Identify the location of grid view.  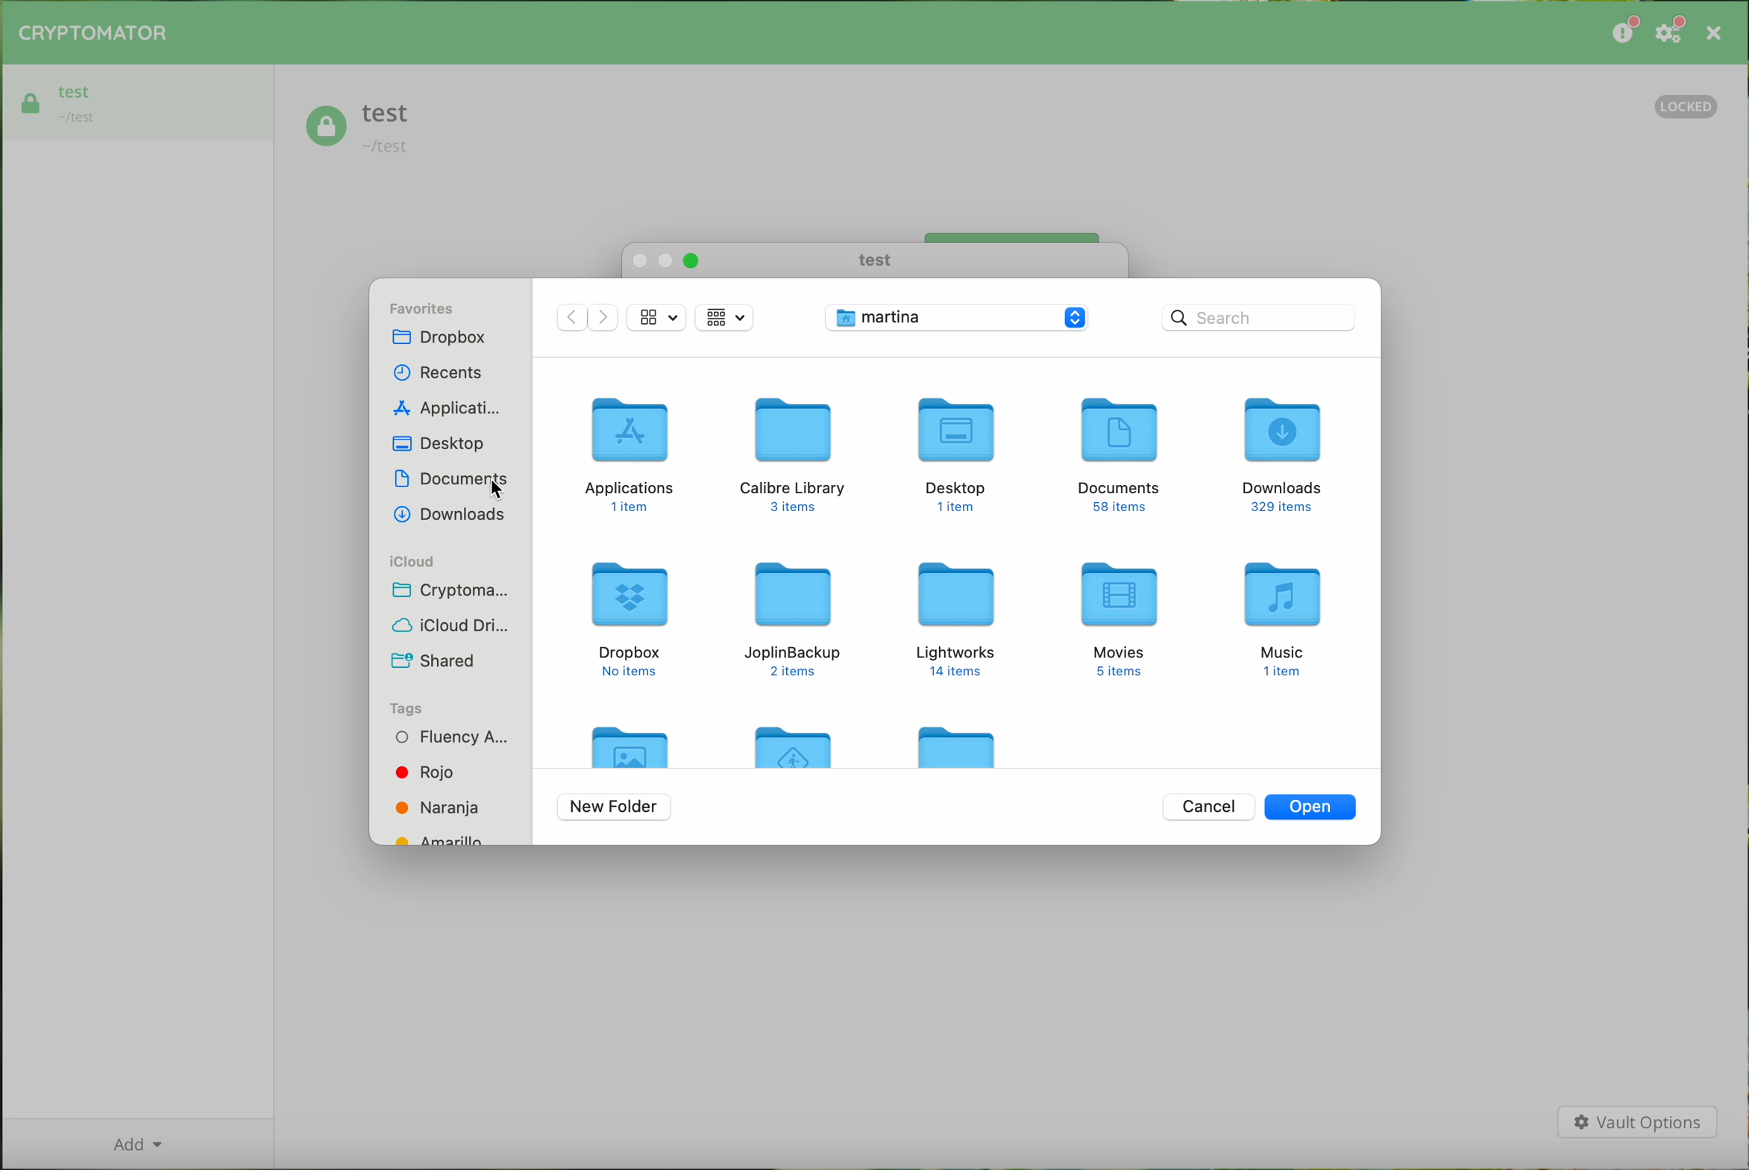
(725, 317).